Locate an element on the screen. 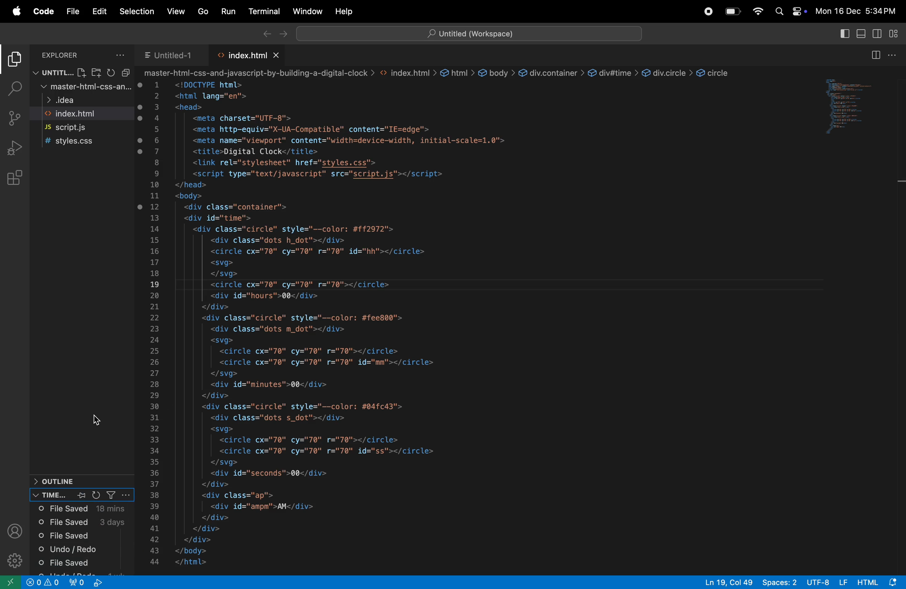 The height and width of the screenshot is (589, 906). apple menu is located at coordinates (18, 13).